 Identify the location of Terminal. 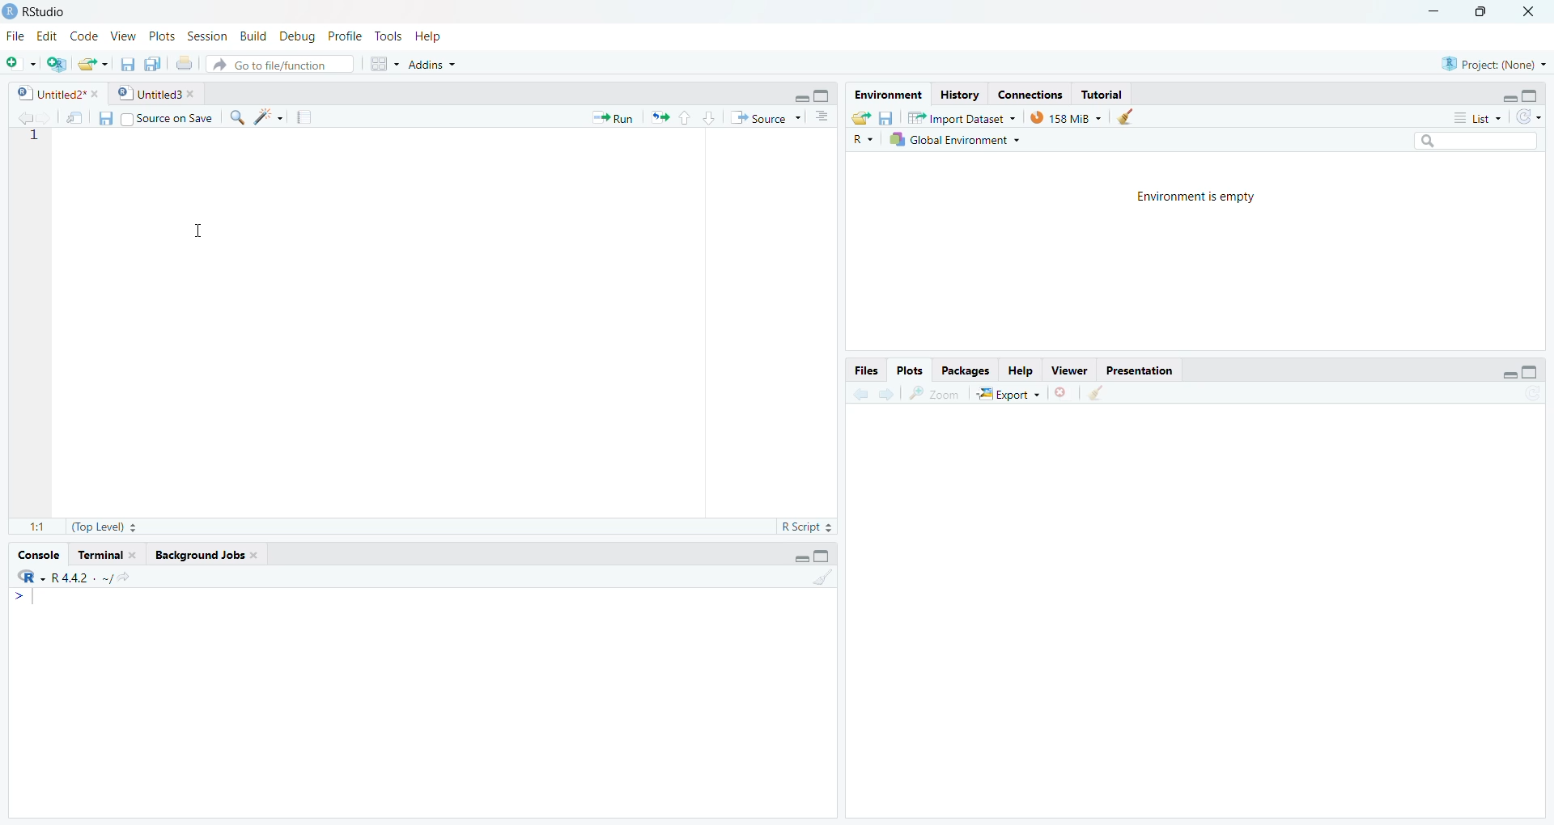
(108, 553).